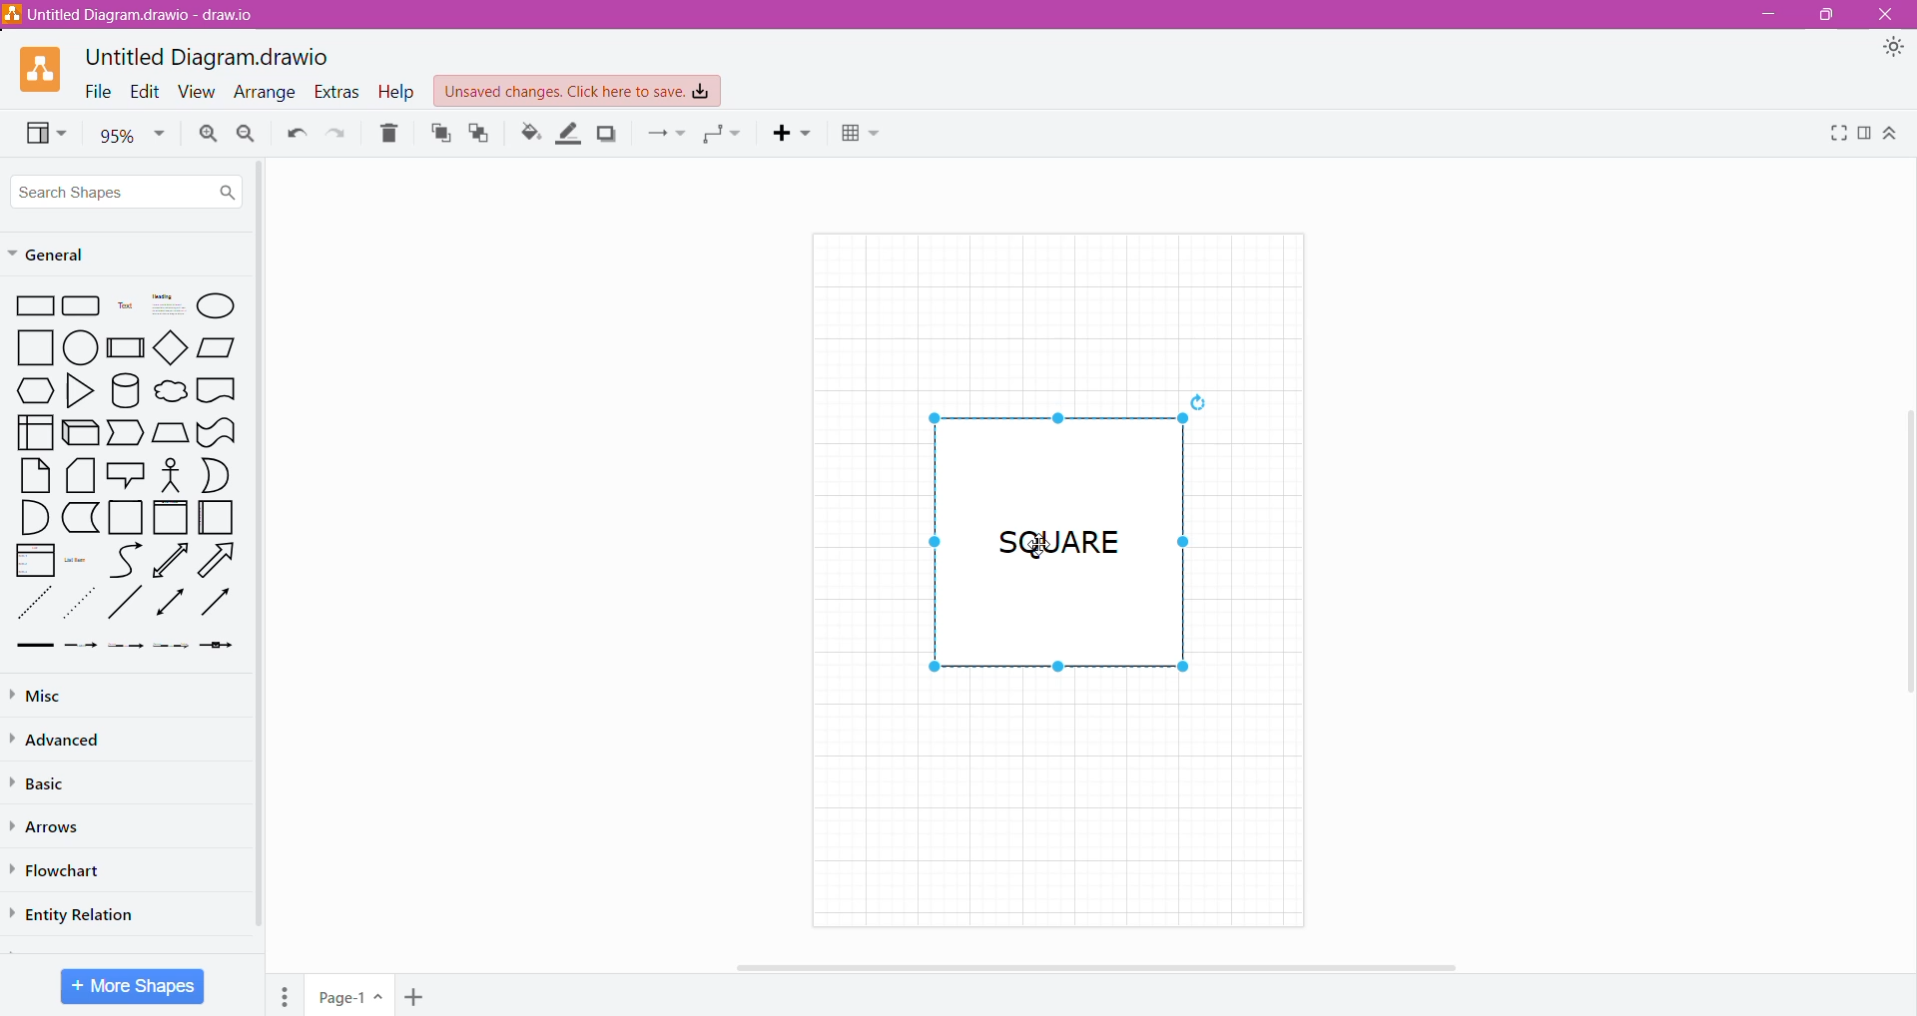 The width and height of the screenshot is (1917, 1016). I want to click on Delete, so click(389, 134).